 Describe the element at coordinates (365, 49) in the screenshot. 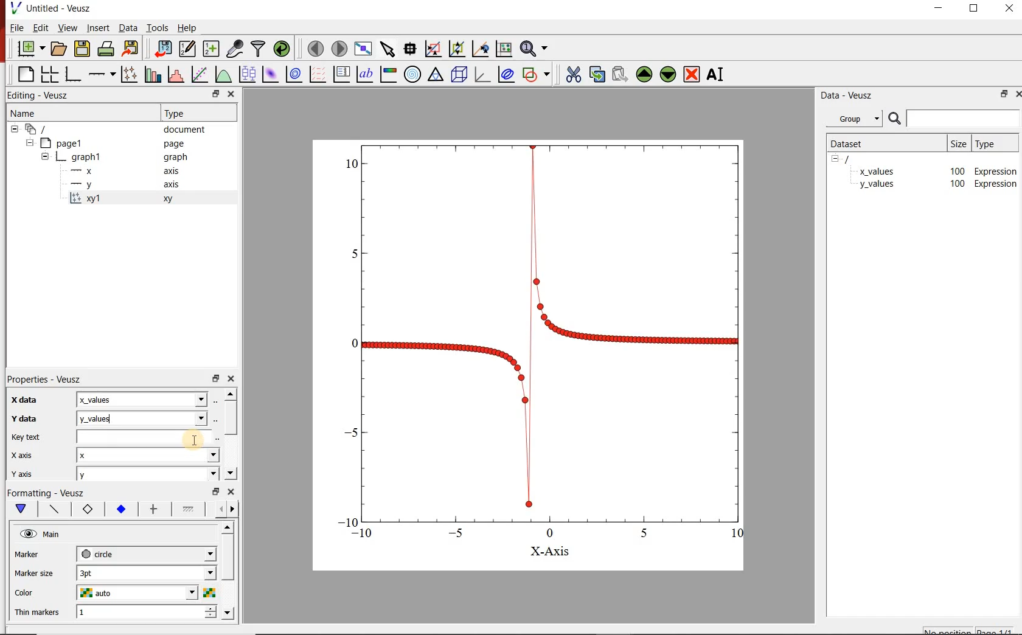

I see `view plot fullscreen` at that location.